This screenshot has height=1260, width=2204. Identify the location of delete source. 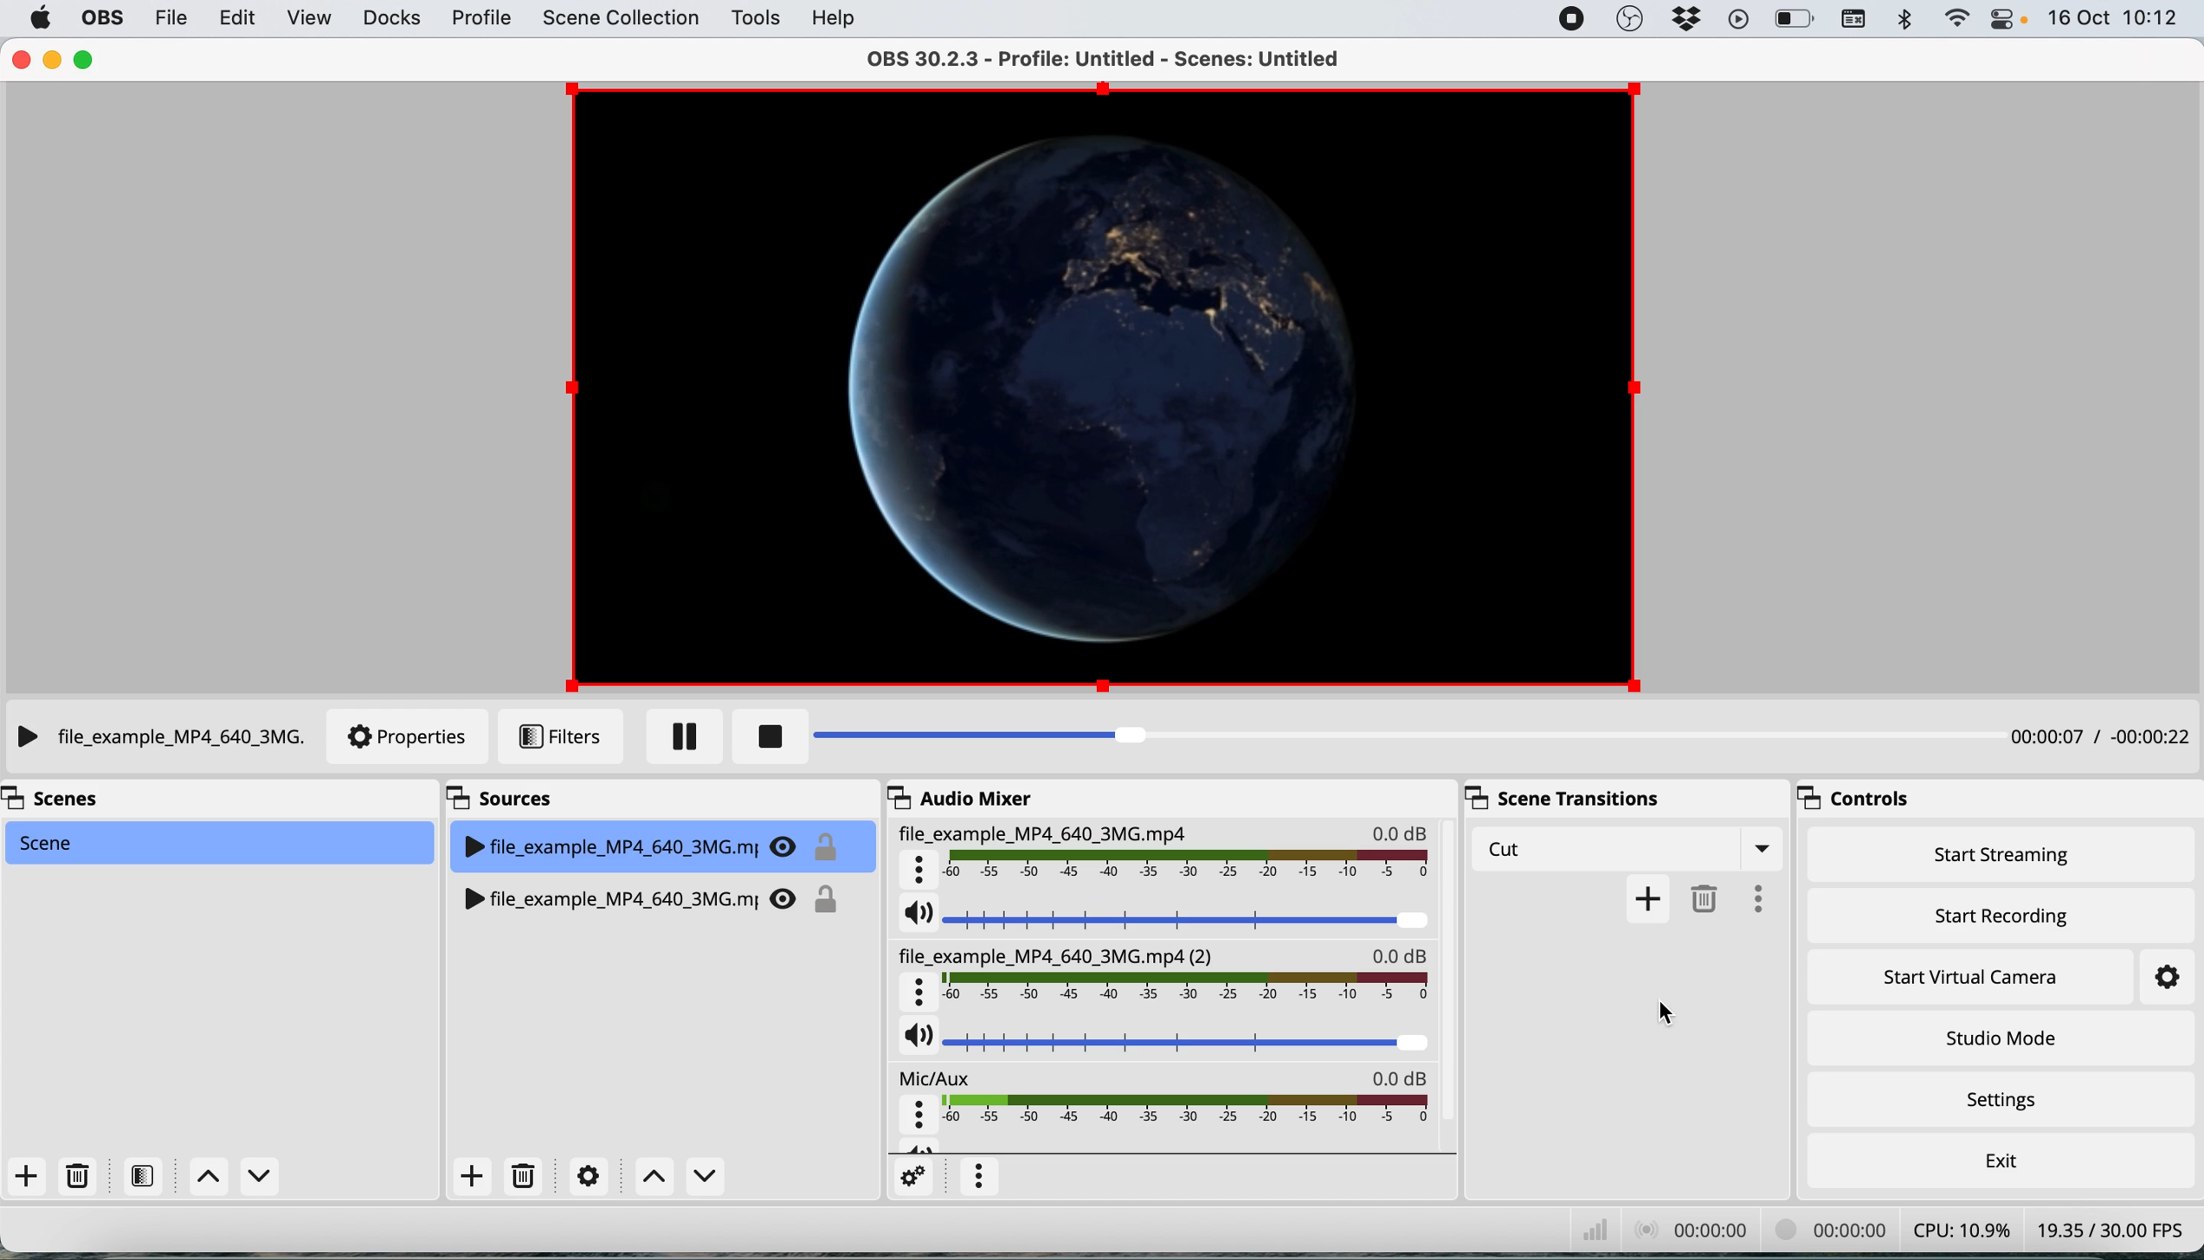
(523, 1176).